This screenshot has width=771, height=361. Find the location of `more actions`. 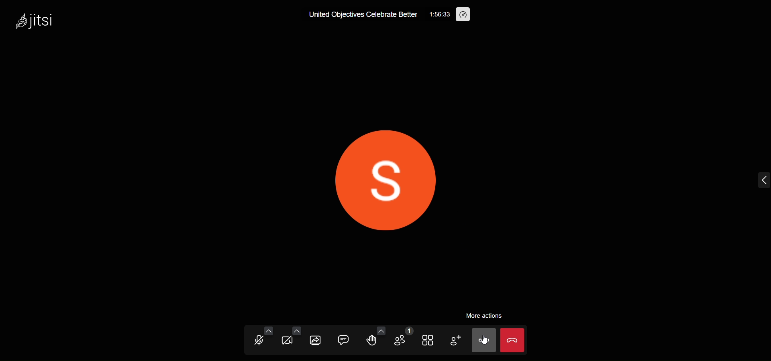

more actions is located at coordinates (483, 312).